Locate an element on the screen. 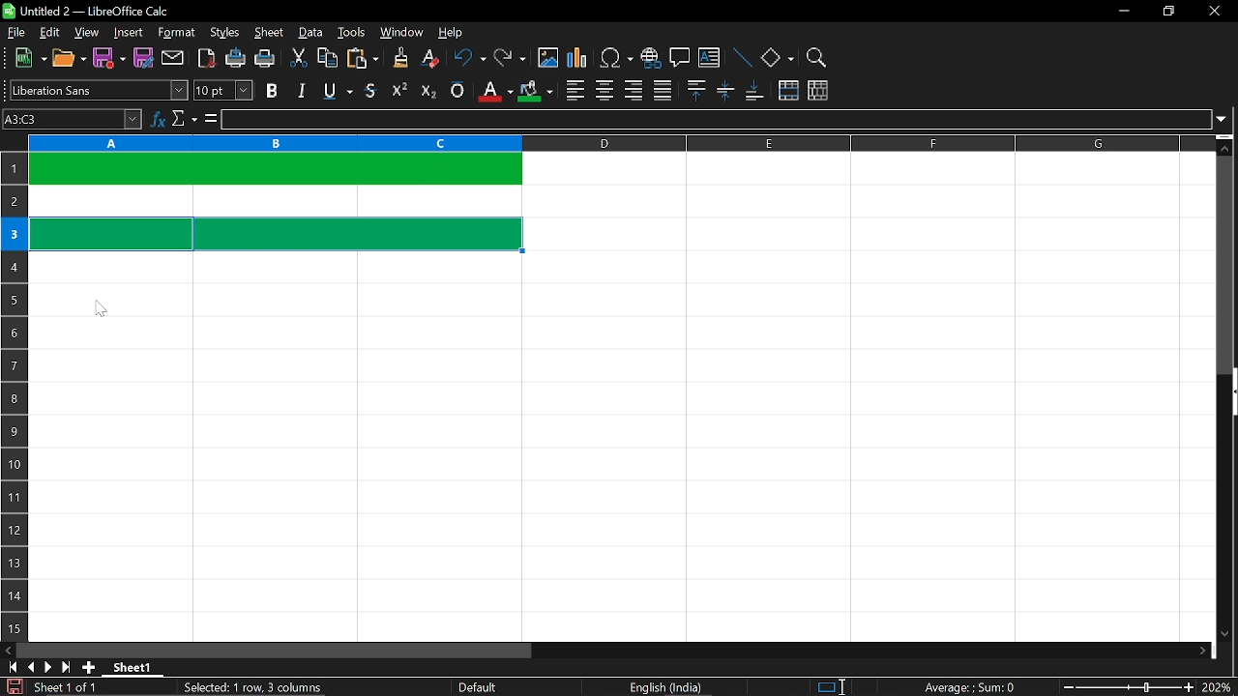 This screenshot has width=1238, height=696. strikethrough is located at coordinates (371, 89).